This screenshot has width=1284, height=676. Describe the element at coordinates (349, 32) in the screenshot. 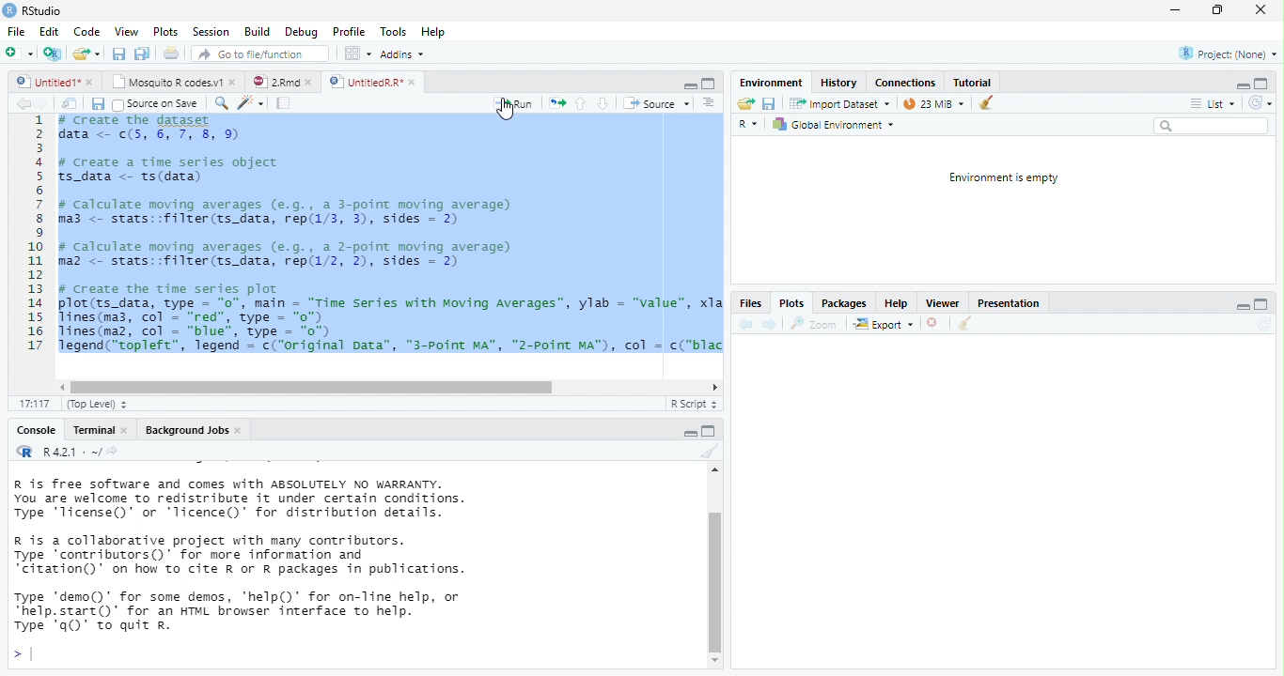

I see `Profile` at that location.